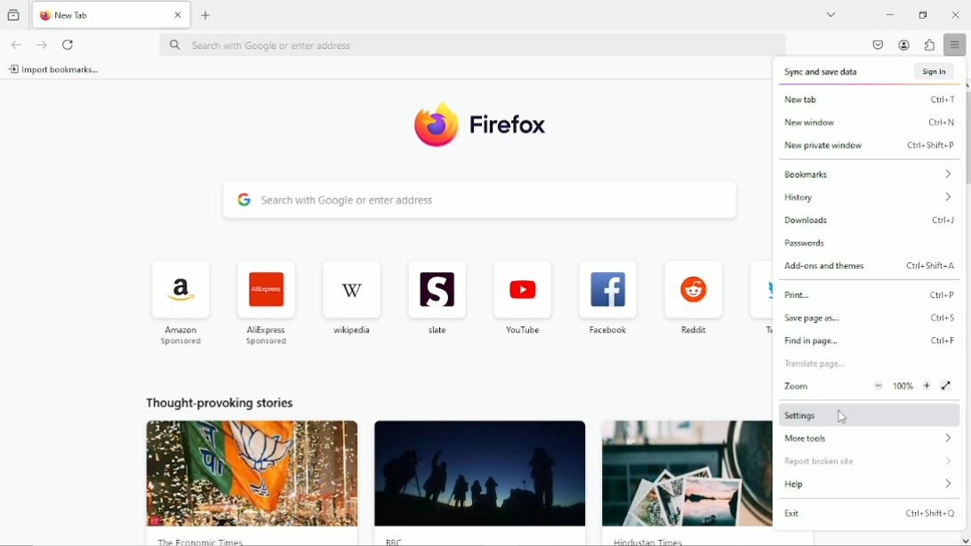 This screenshot has height=546, width=971. What do you see at coordinates (471, 46) in the screenshot?
I see `search bar` at bounding box center [471, 46].